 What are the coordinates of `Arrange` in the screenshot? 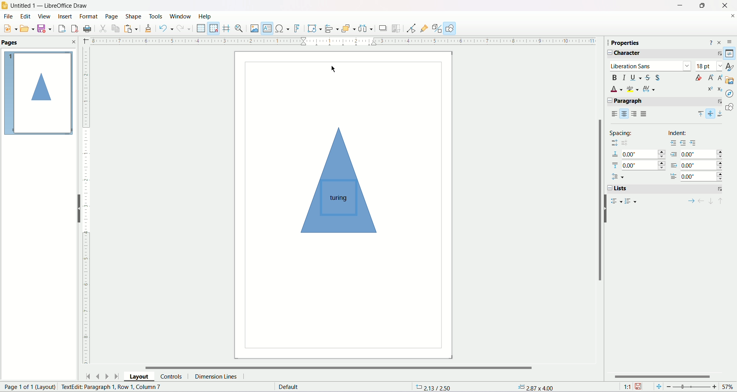 It's located at (349, 28).